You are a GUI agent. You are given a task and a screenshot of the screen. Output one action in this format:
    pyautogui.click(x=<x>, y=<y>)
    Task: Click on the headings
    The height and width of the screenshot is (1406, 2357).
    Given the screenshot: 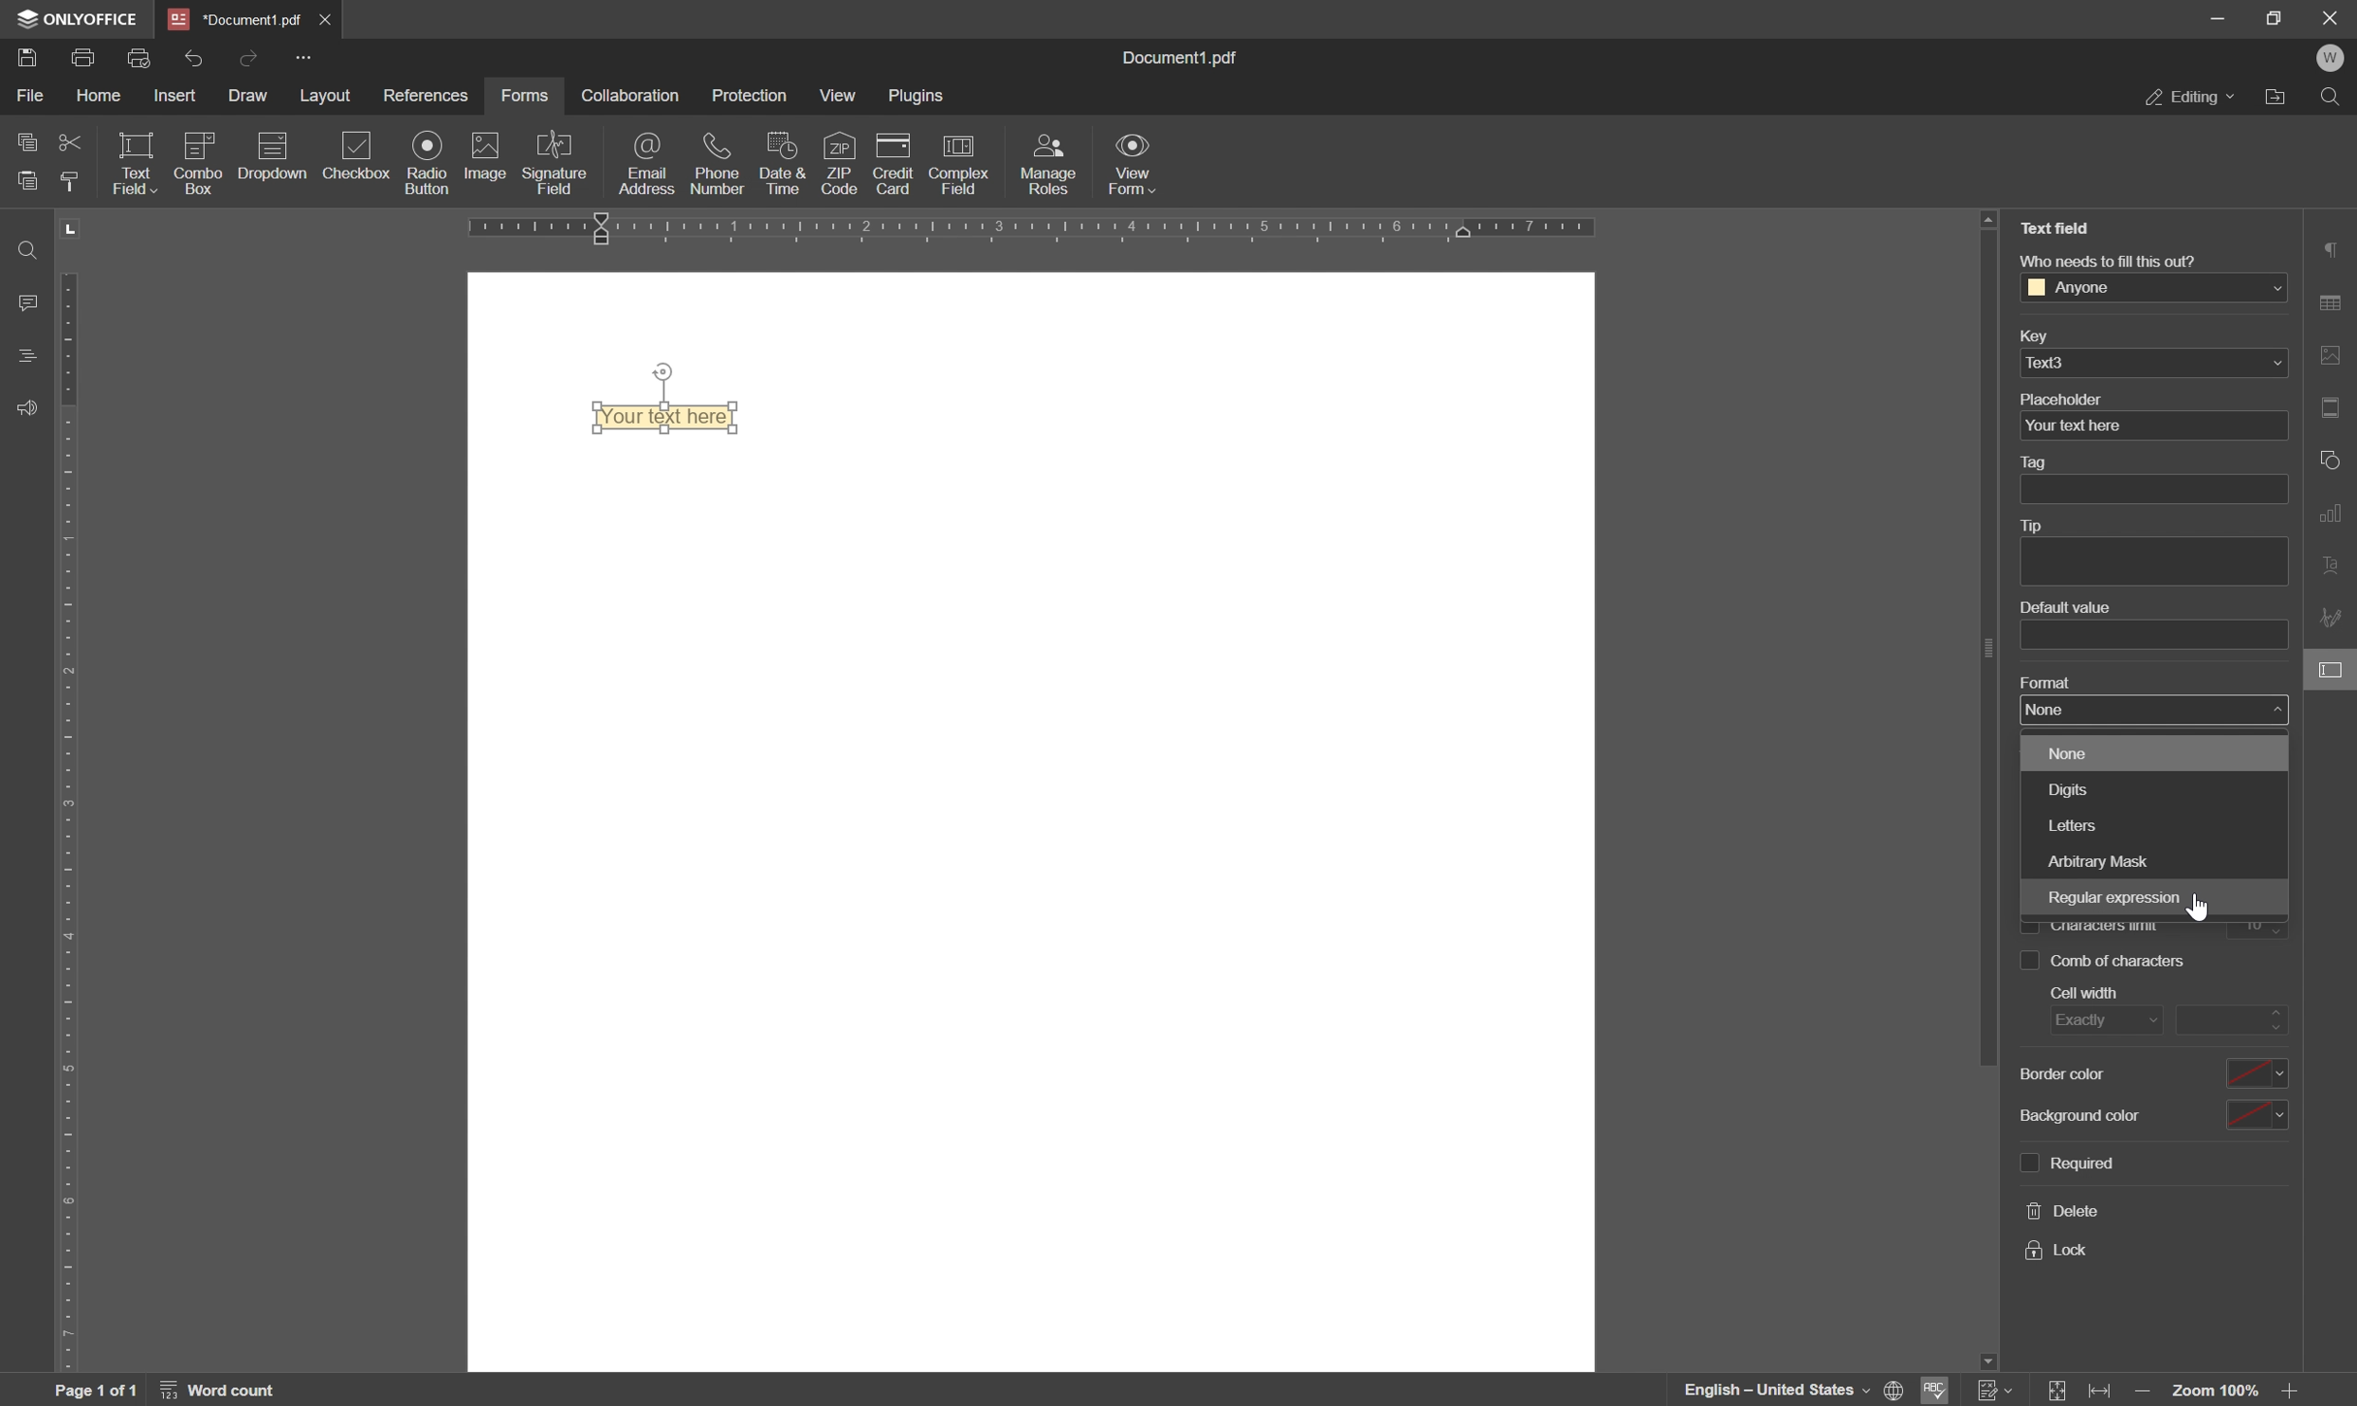 What is the action you would take?
    pyautogui.click(x=22, y=357)
    